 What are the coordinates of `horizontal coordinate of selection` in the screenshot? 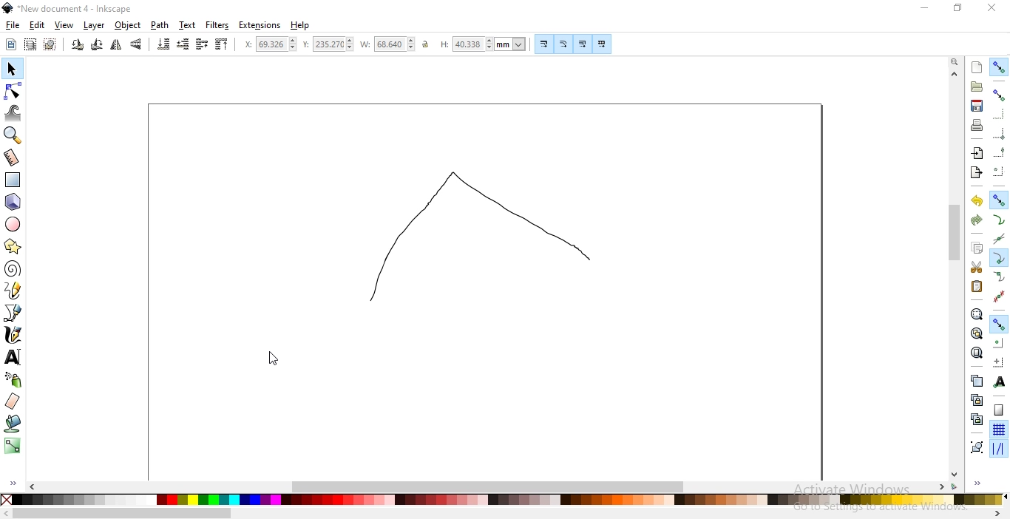 It's located at (270, 44).